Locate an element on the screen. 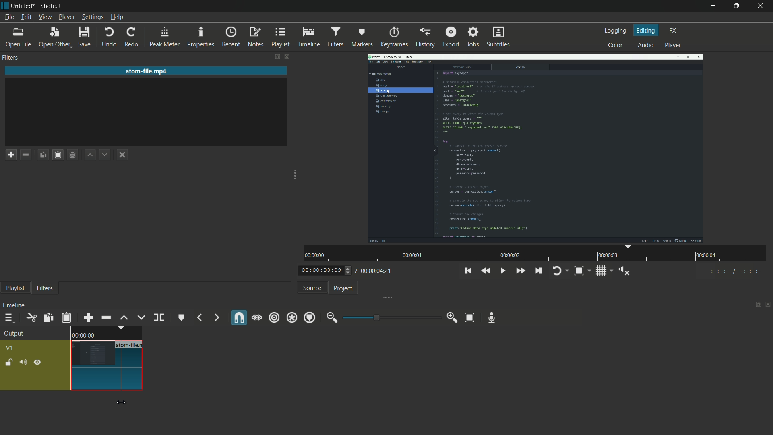 This screenshot has width=773, height=435. timeline menu is located at coordinates (8, 318).